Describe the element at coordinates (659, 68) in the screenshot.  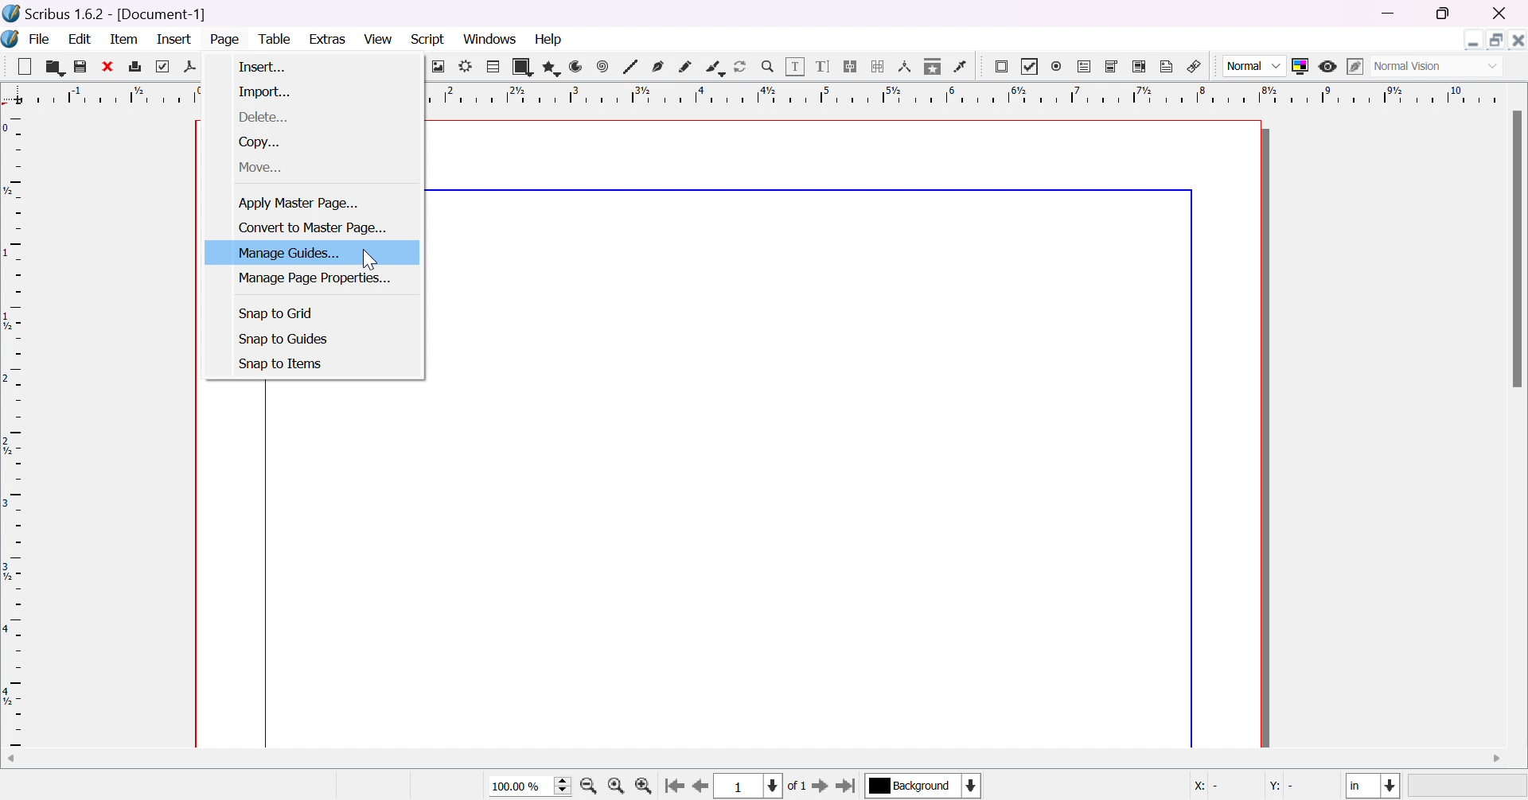
I see `bezier curve` at that location.